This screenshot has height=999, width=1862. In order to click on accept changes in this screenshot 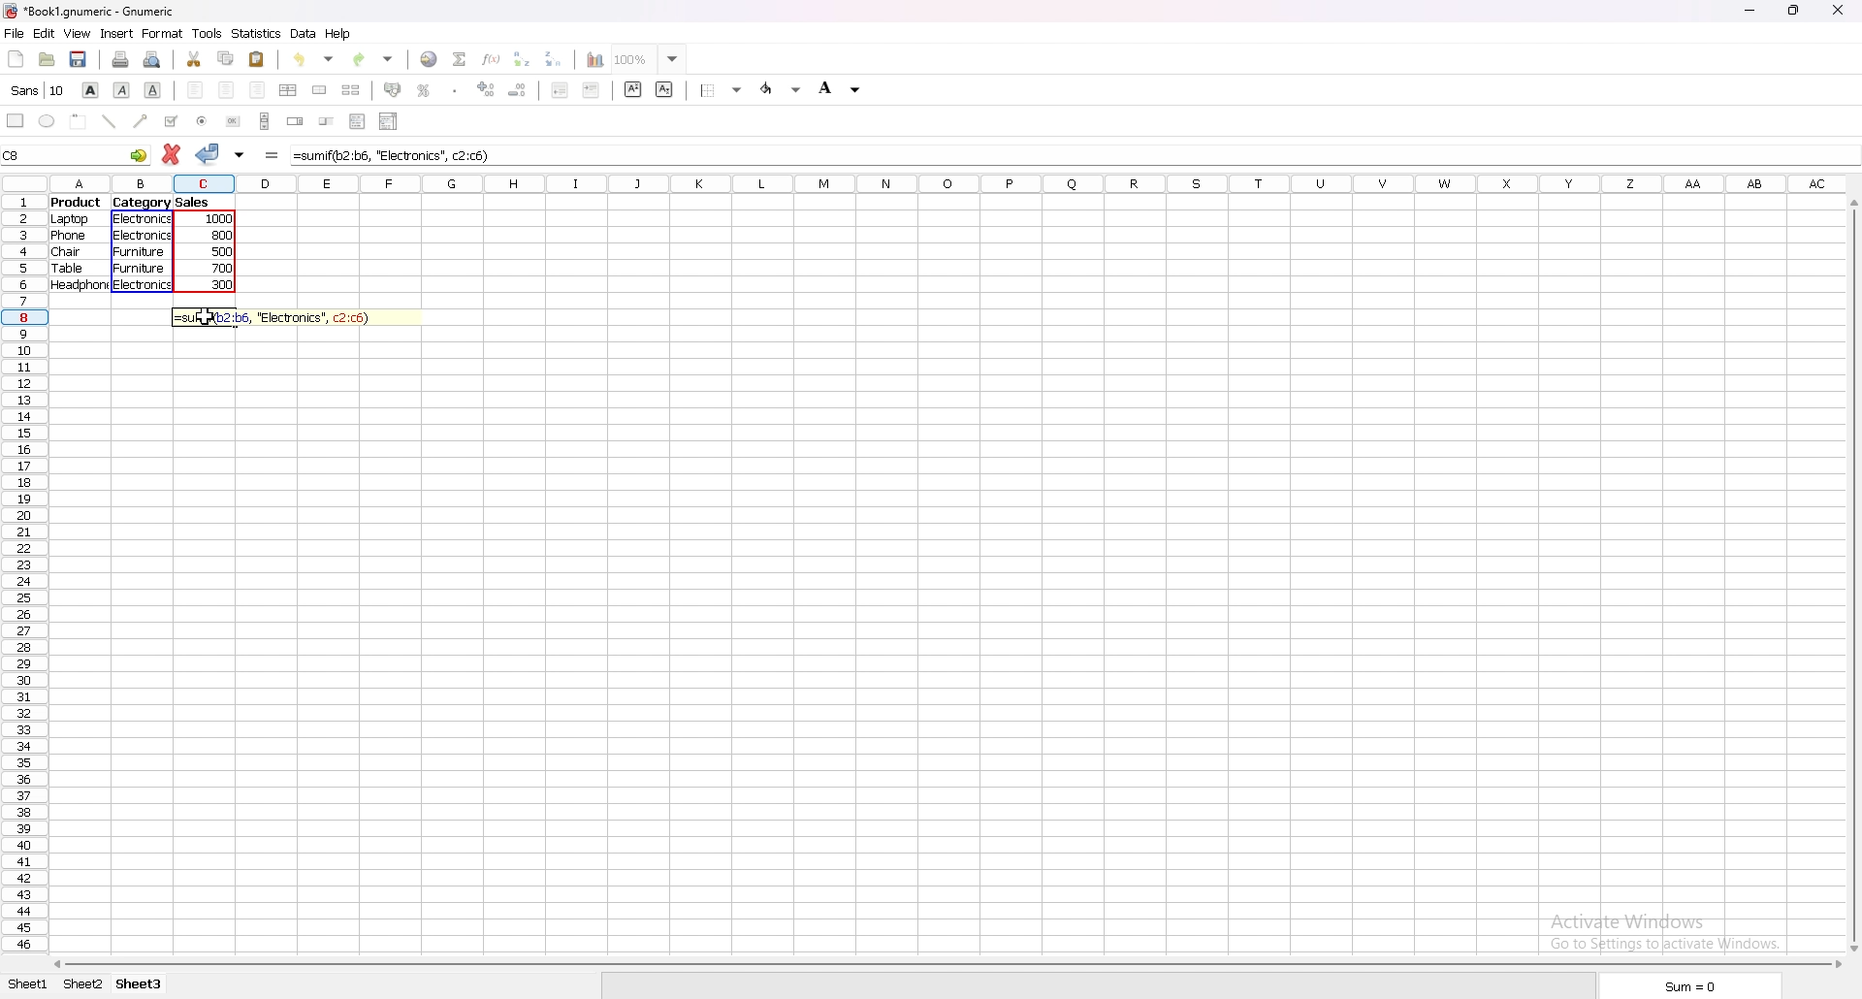, I will do `click(209, 154)`.